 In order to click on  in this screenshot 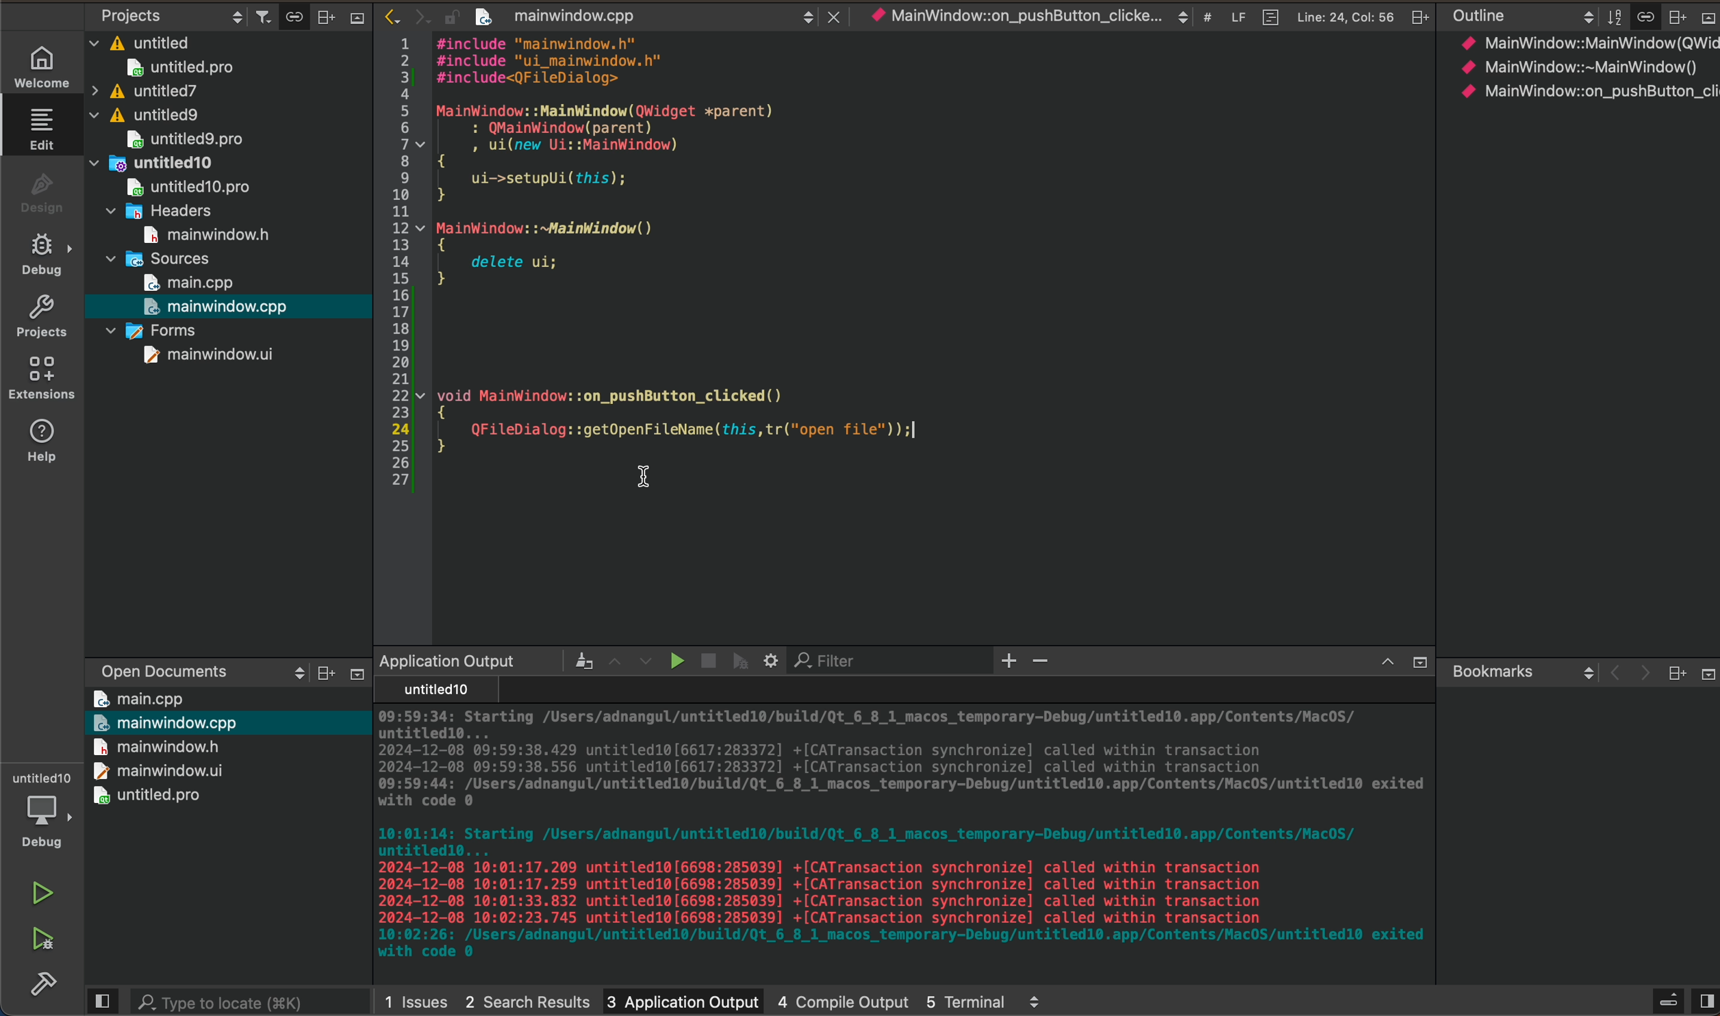, I will do `click(1035, 1002)`.